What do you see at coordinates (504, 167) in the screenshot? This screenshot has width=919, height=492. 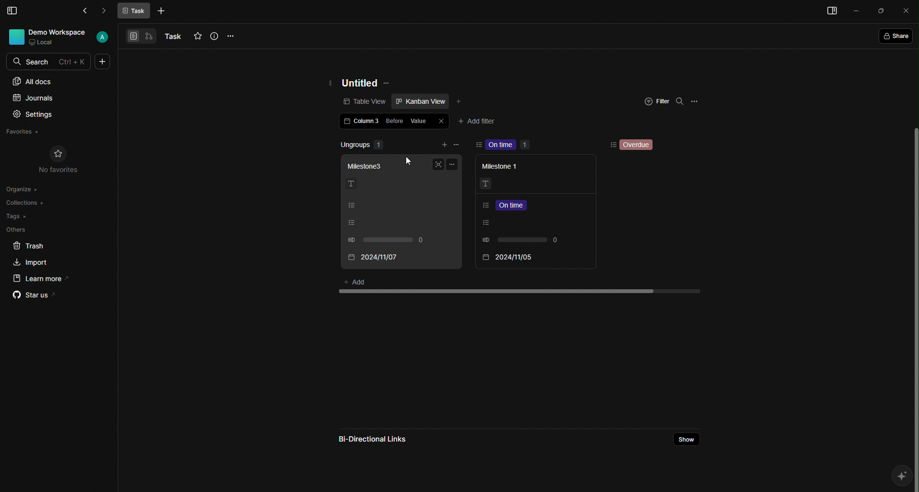 I see `Milestone 1` at bounding box center [504, 167].